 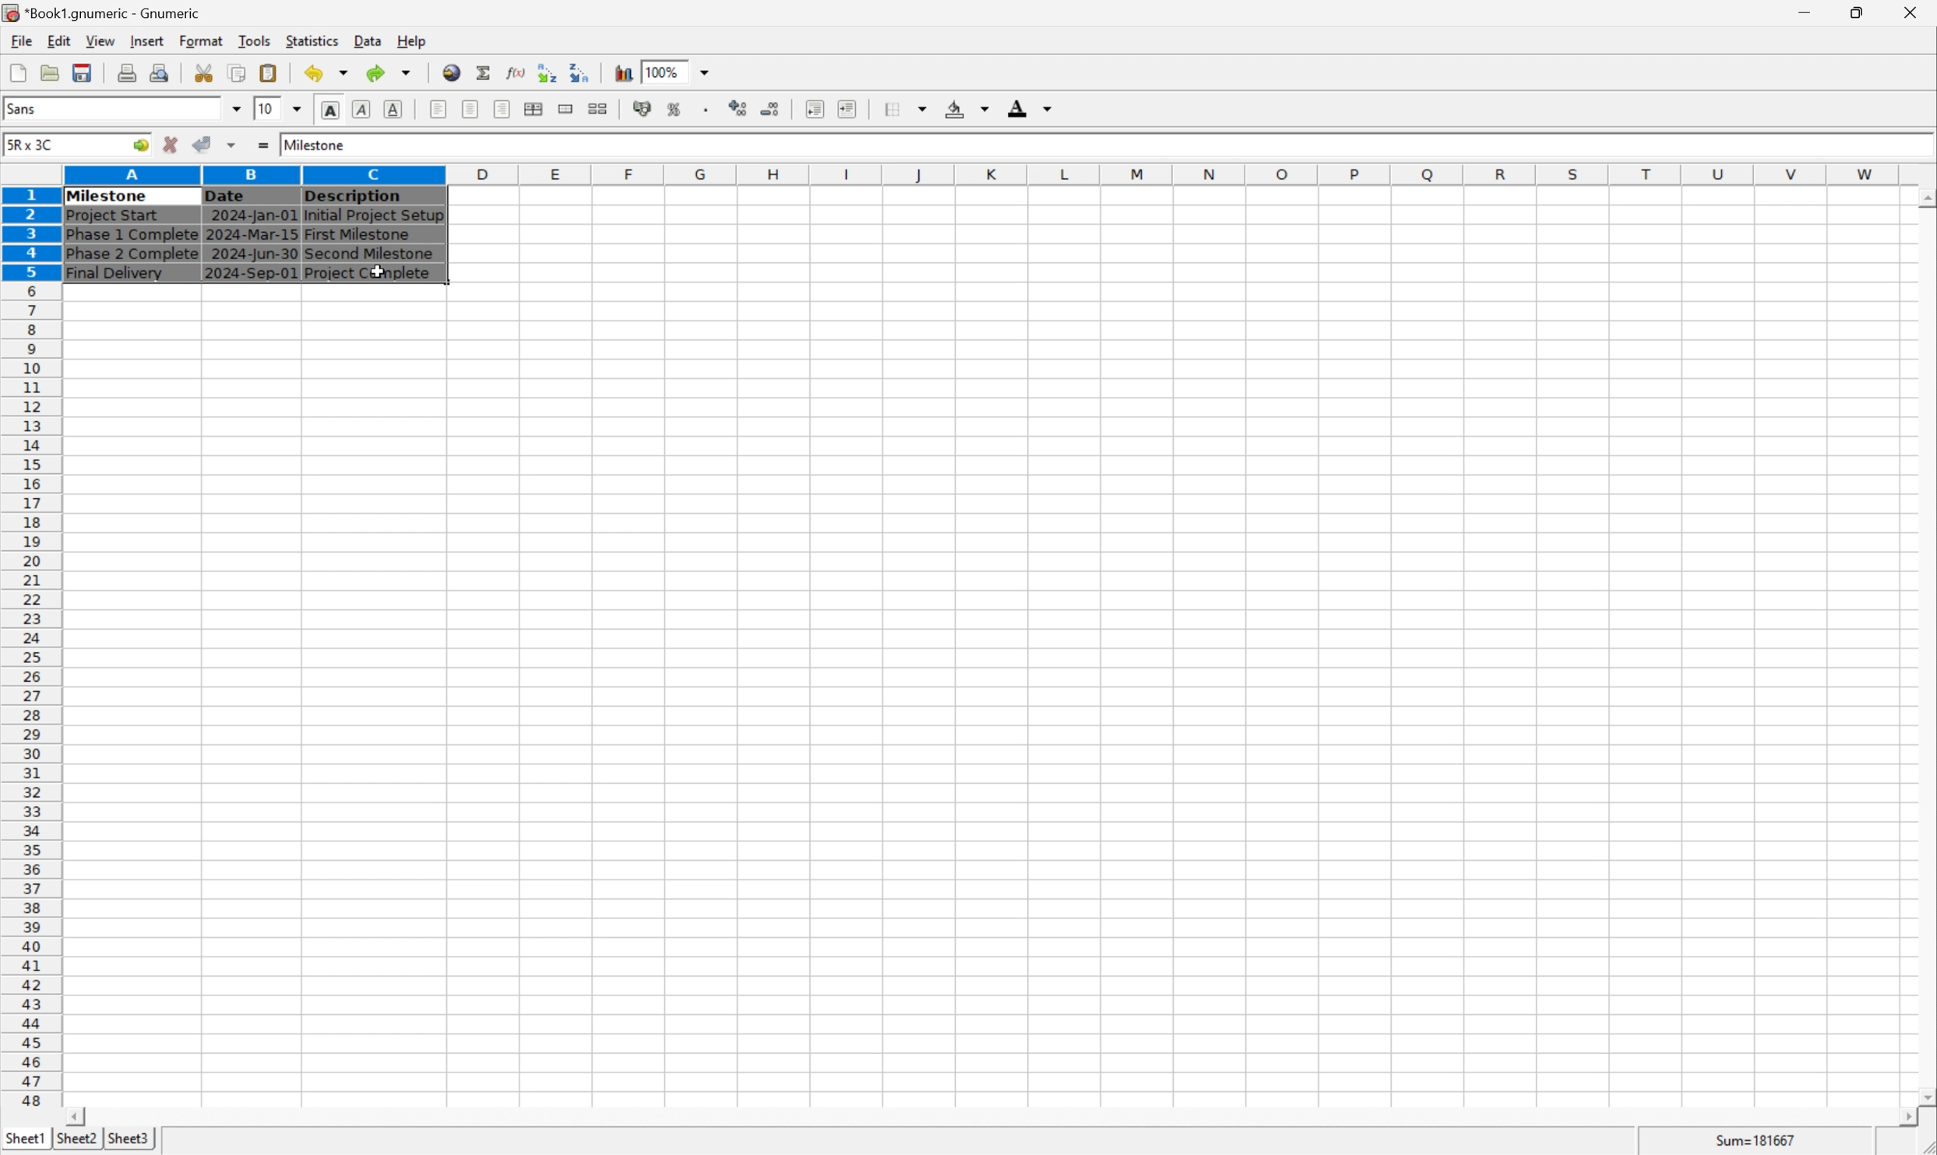 What do you see at coordinates (534, 109) in the screenshot?
I see `center horizontally across selection` at bounding box center [534, 109].